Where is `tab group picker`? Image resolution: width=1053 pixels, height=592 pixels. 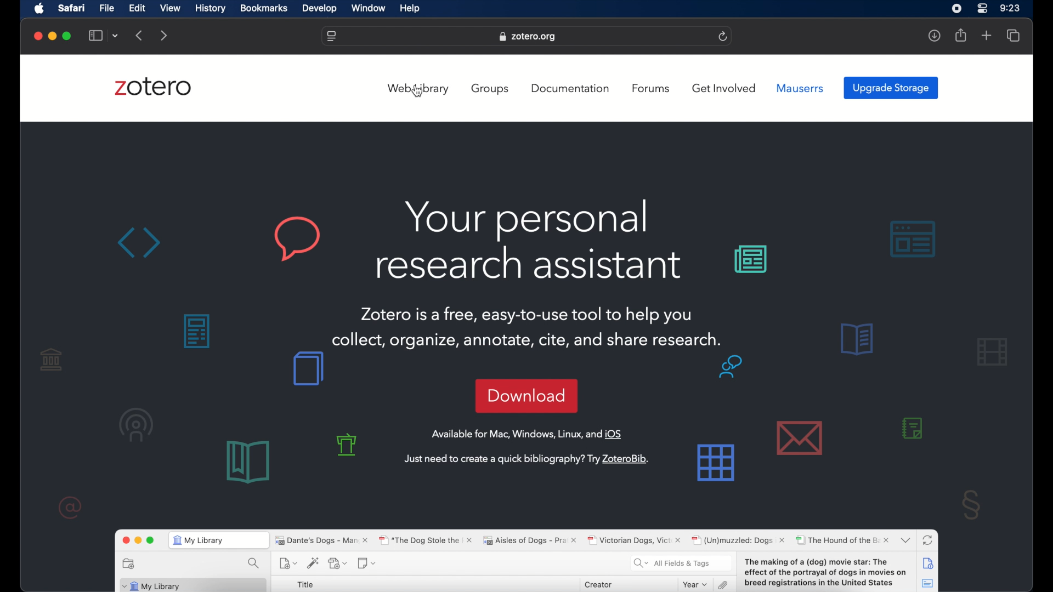 tab group picker is located at coordinates (116, 36).